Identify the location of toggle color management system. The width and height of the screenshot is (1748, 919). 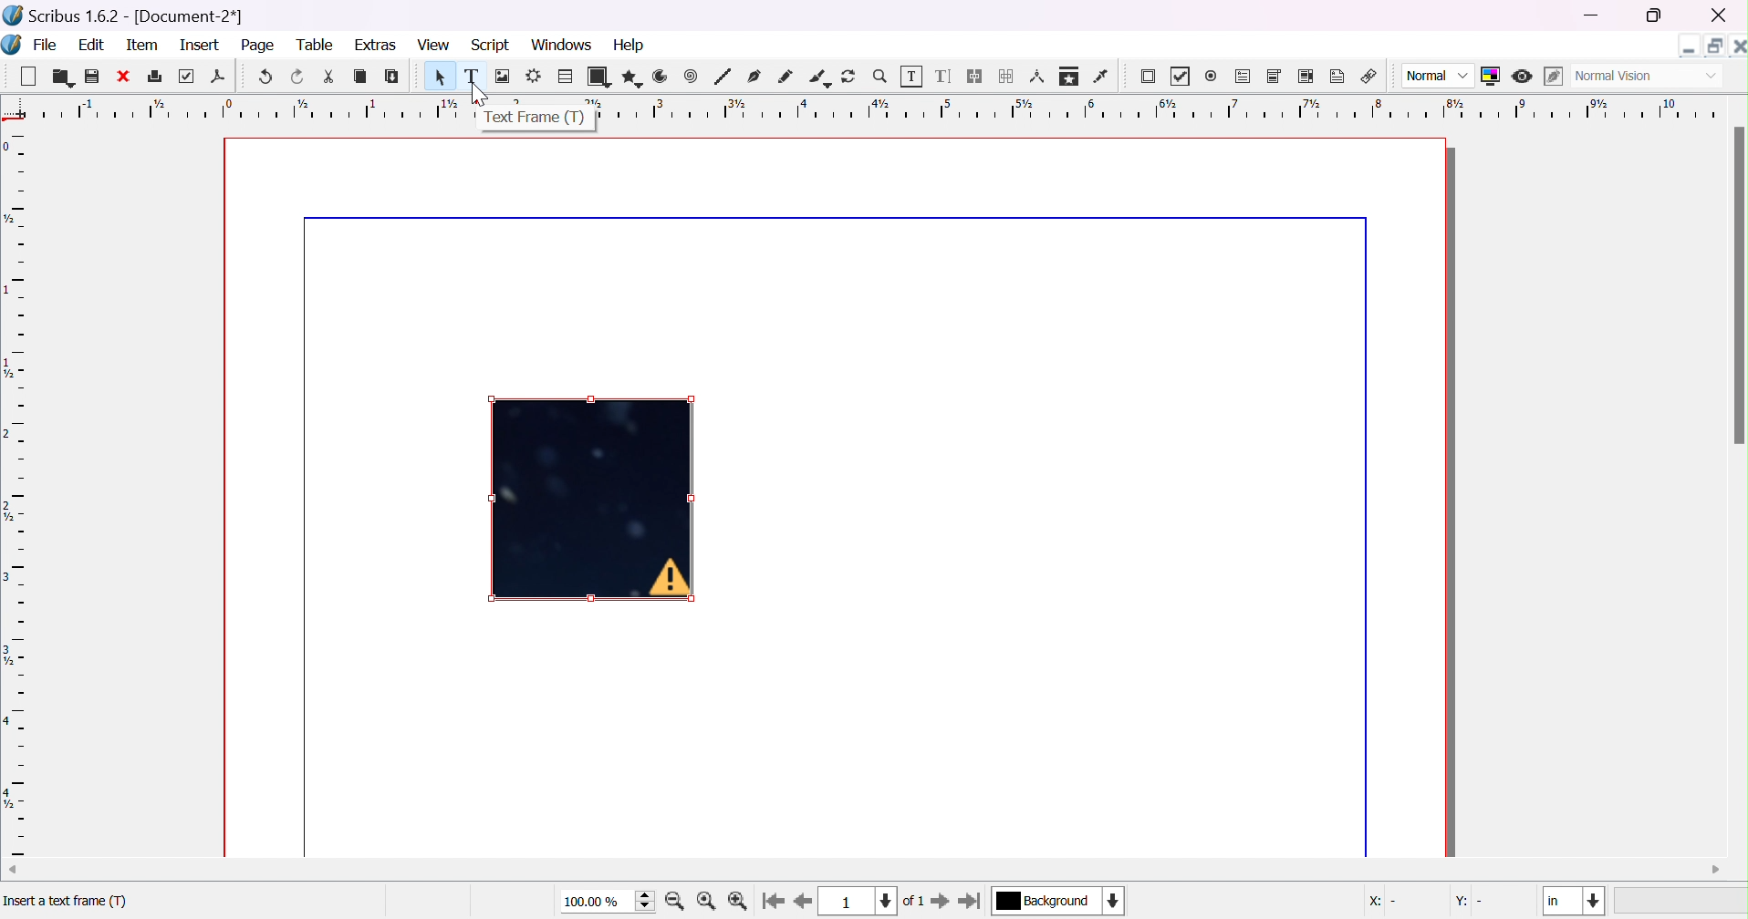
(1492, 76).